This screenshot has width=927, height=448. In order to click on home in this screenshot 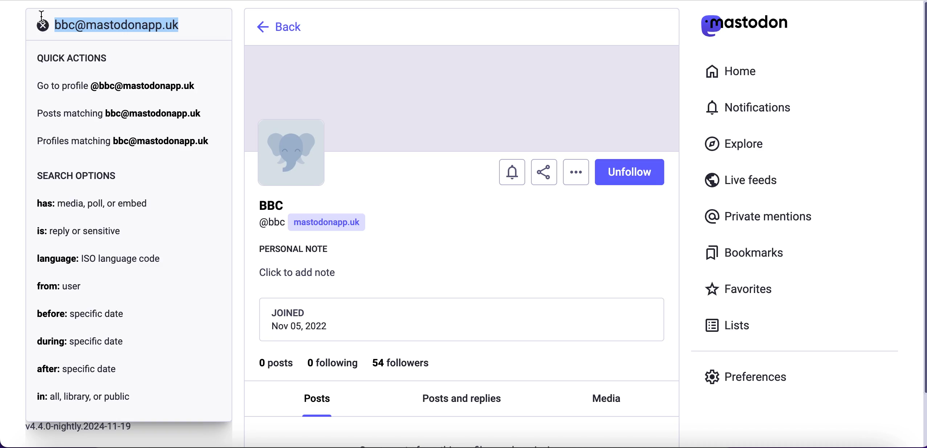, I will do `click(730, 72)`.